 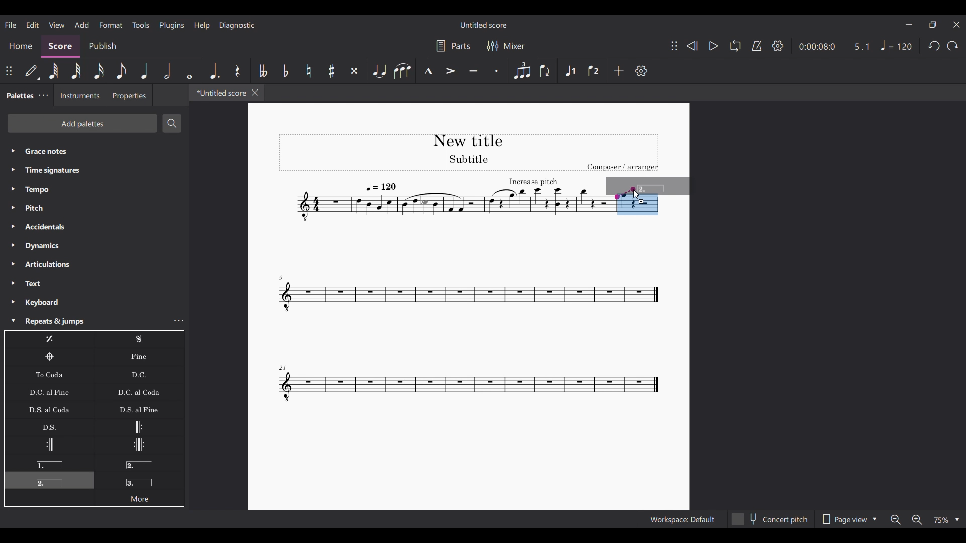 What do you see at coordinates (122, 71) in the screenshot?
I see `8th note` at bounding box center [122, 71].